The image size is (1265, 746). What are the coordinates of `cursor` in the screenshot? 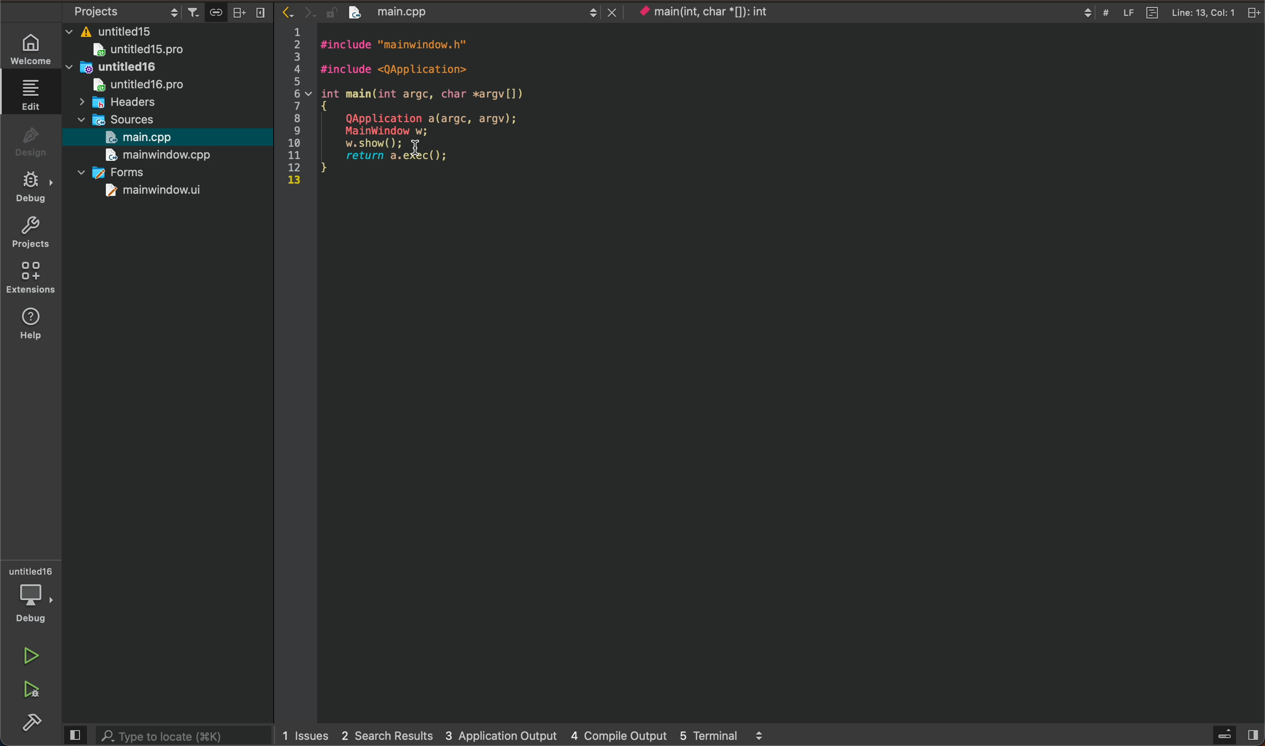 It's located at (419, 147).